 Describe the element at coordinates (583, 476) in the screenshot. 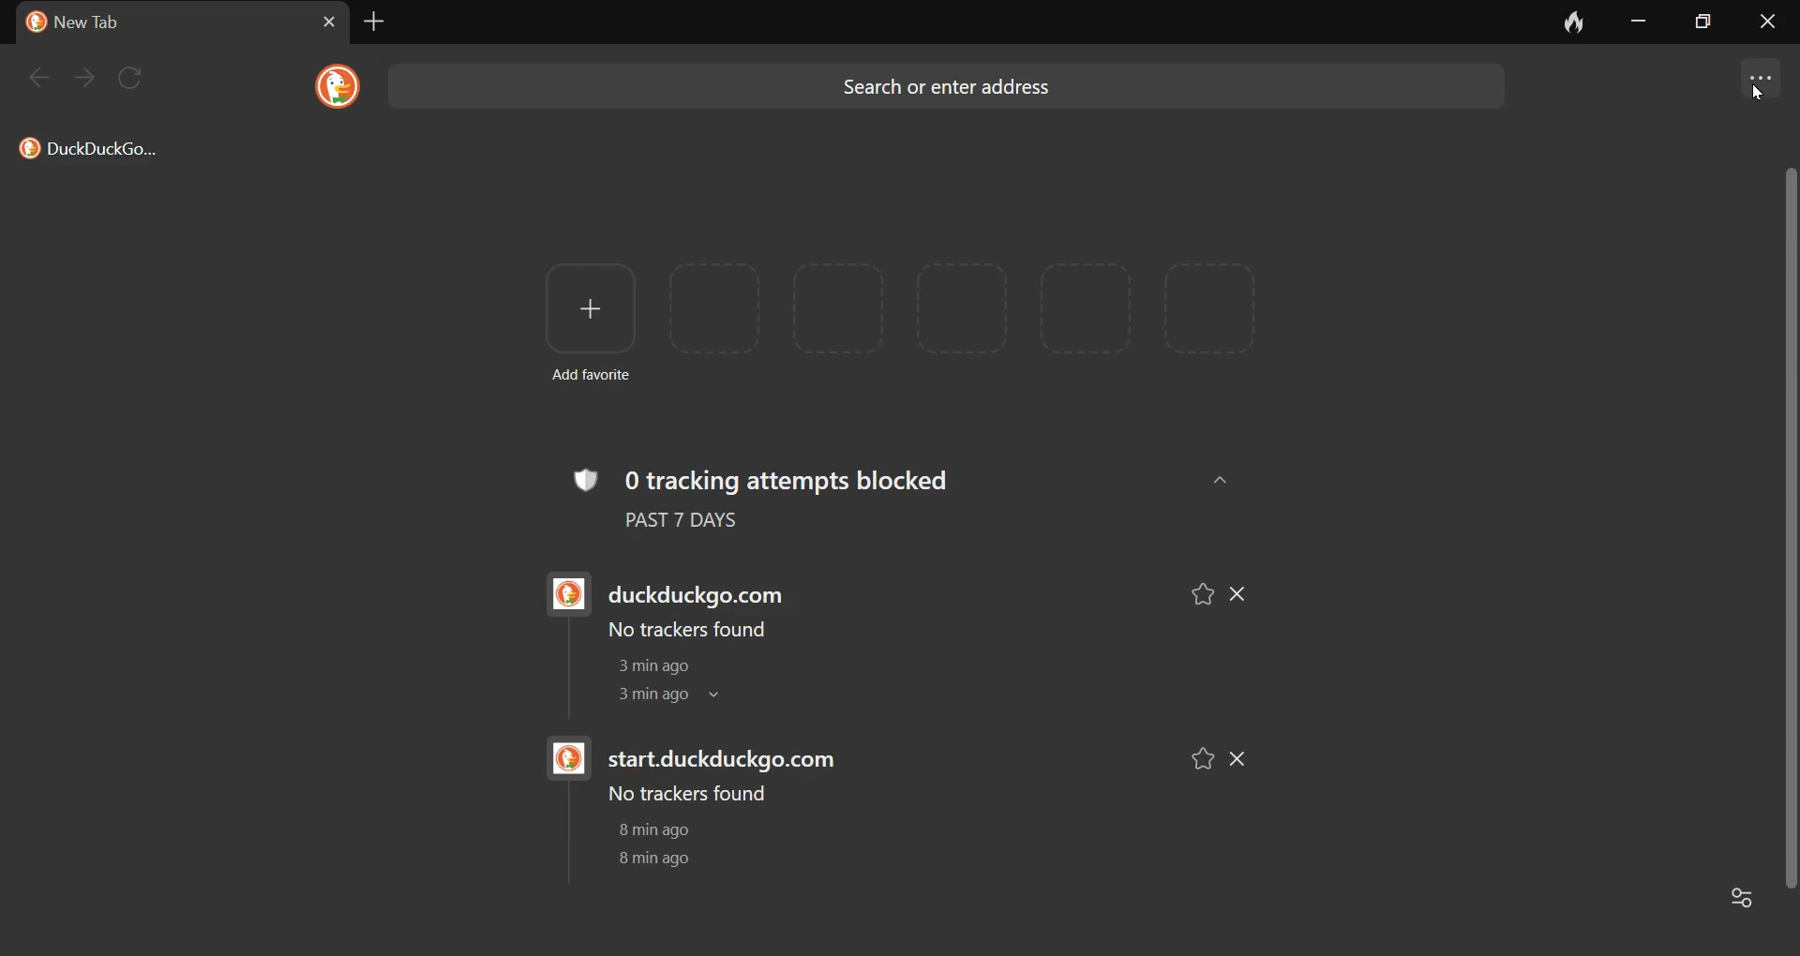

I see `tracking logo` at that location.